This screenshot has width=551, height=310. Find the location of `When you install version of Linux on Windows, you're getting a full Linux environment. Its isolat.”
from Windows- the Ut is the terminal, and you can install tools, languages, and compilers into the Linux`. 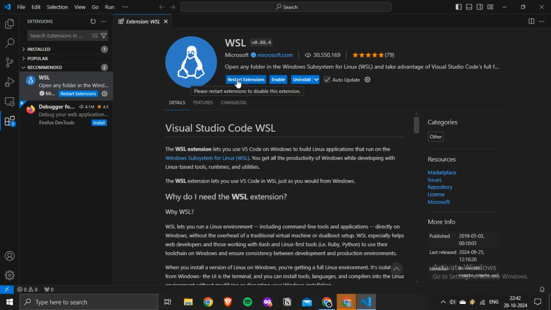

When you install version of Linux on Windows, you're getting a full Linux environment. Its isolat.”
from Windows- the Ut is the terminal, and you can install tools, languages, and compilers into the Linux is located at coordinates (288, 273).